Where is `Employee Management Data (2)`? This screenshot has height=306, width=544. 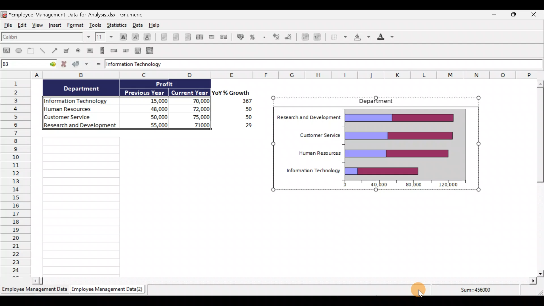
Employee Management Data (2) is located at coordinates (109, 289).